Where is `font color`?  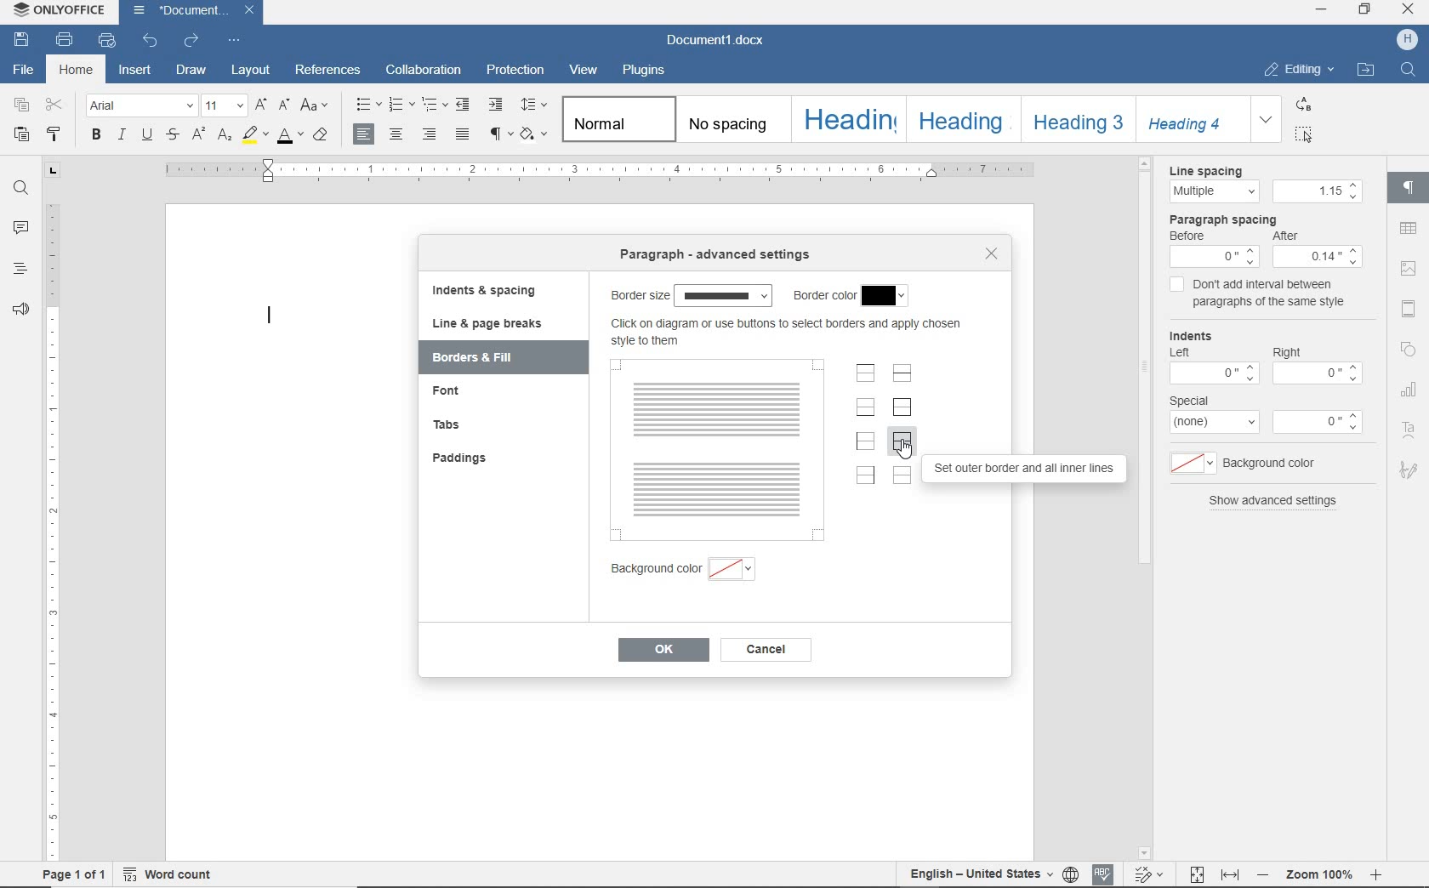
font color is located at coordinates (288, 136).